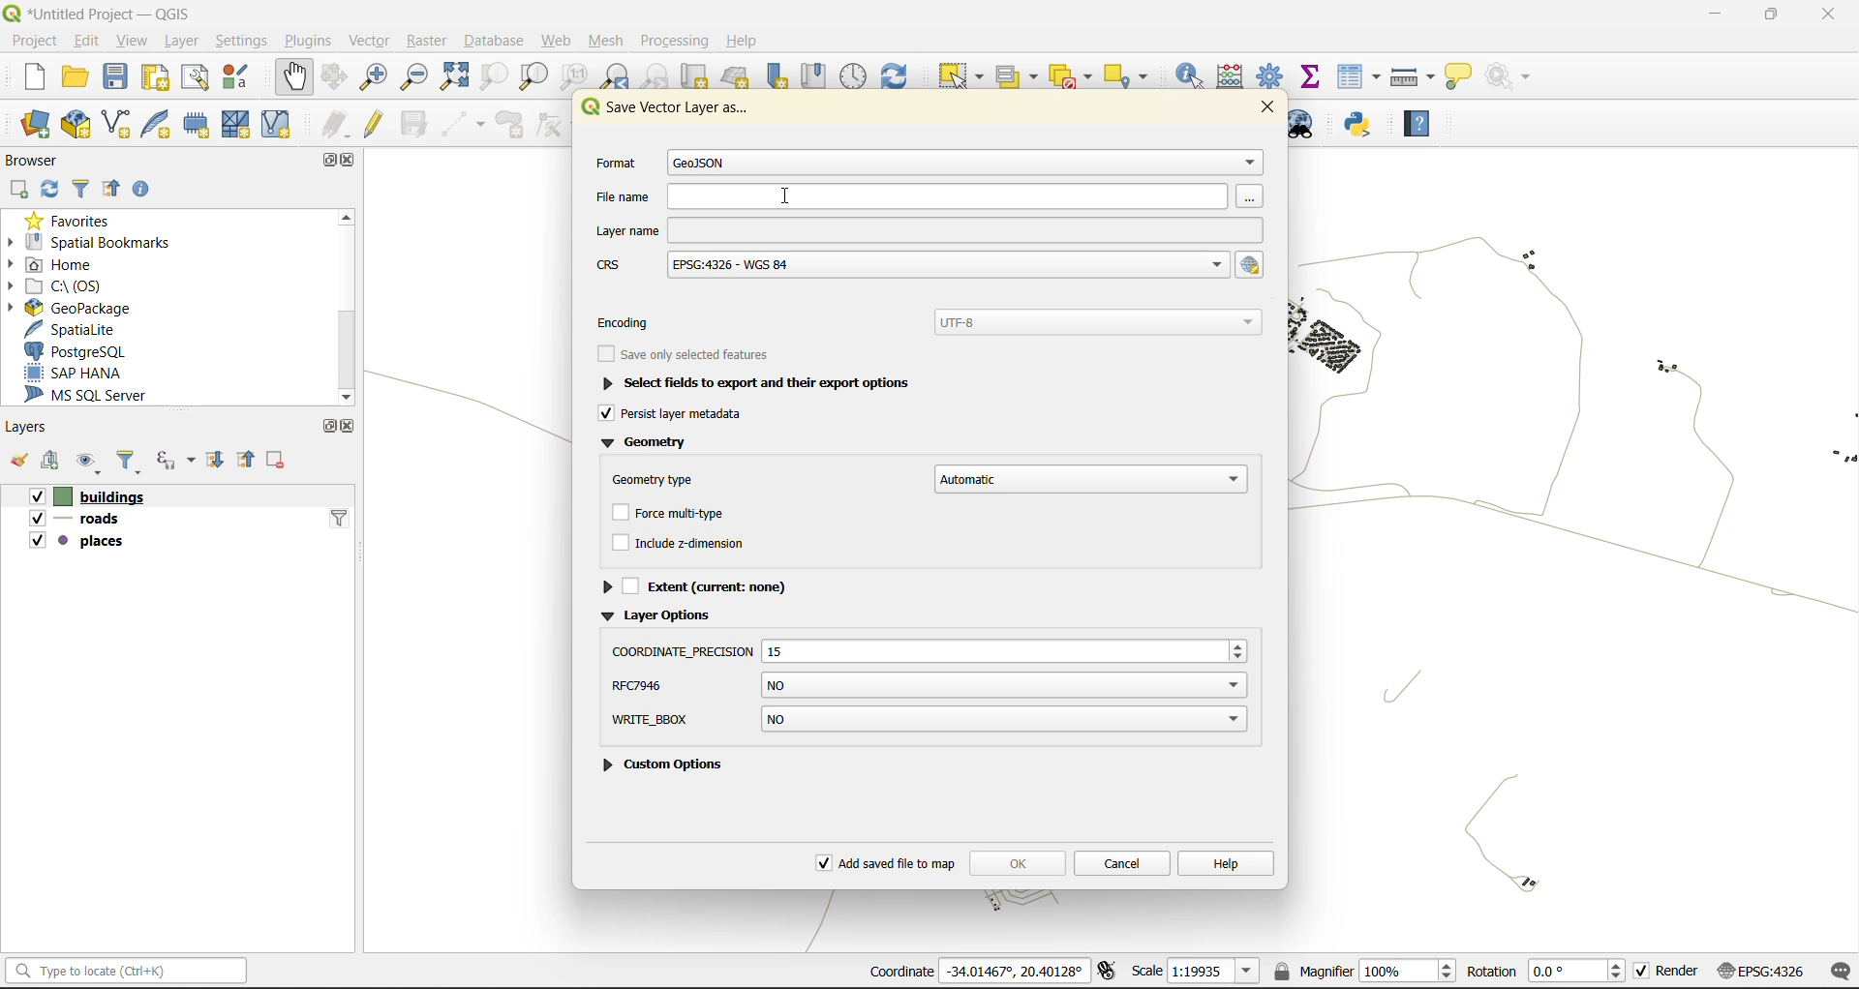  What do you see at coordinates (533, 77) in the screenshot?
I see `zoom layer` at bounding box center [533, 77].